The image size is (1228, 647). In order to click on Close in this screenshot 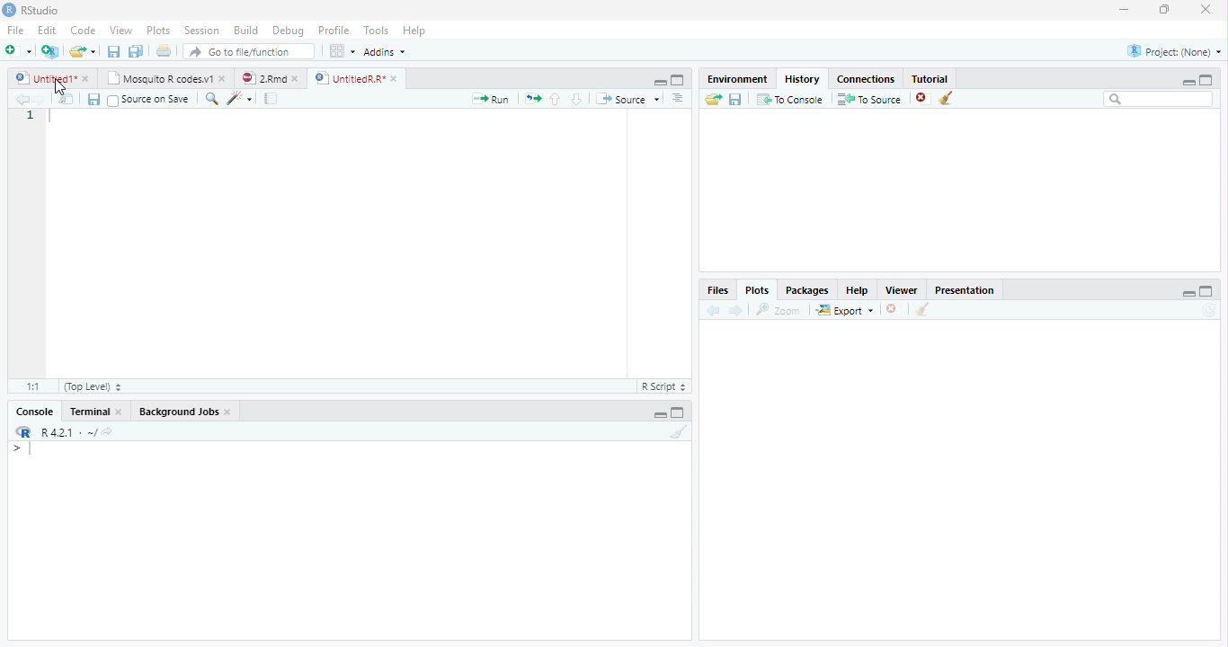, I will do `click(1201, 11)`.